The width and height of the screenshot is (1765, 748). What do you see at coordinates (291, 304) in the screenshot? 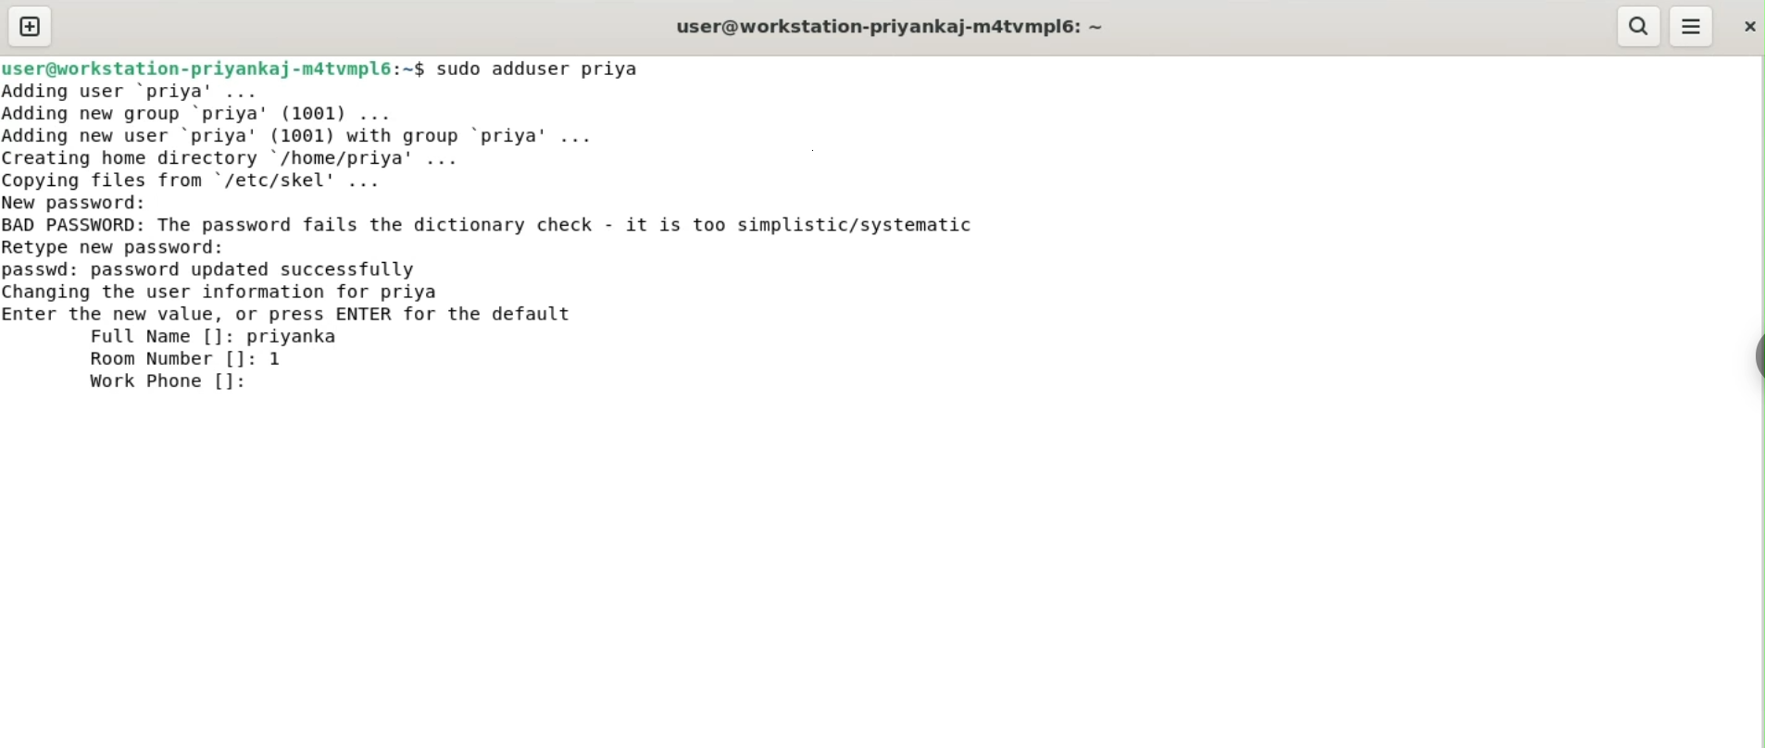
I see `passwd: password updated successfullyChanging the user information for priyaEnter the new value, or press ENTER for the defaultFull Name []: priyankal ` at bounding box center [291, 304].